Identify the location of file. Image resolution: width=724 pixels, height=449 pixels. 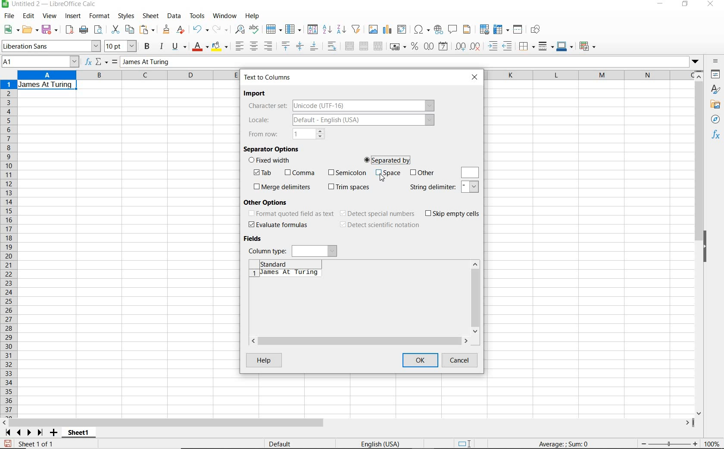
(8, 16).